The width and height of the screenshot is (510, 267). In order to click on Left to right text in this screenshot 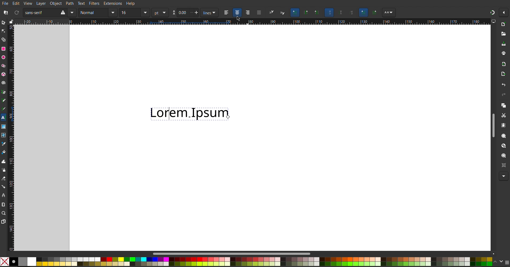, I will do `click(363, 12)`.